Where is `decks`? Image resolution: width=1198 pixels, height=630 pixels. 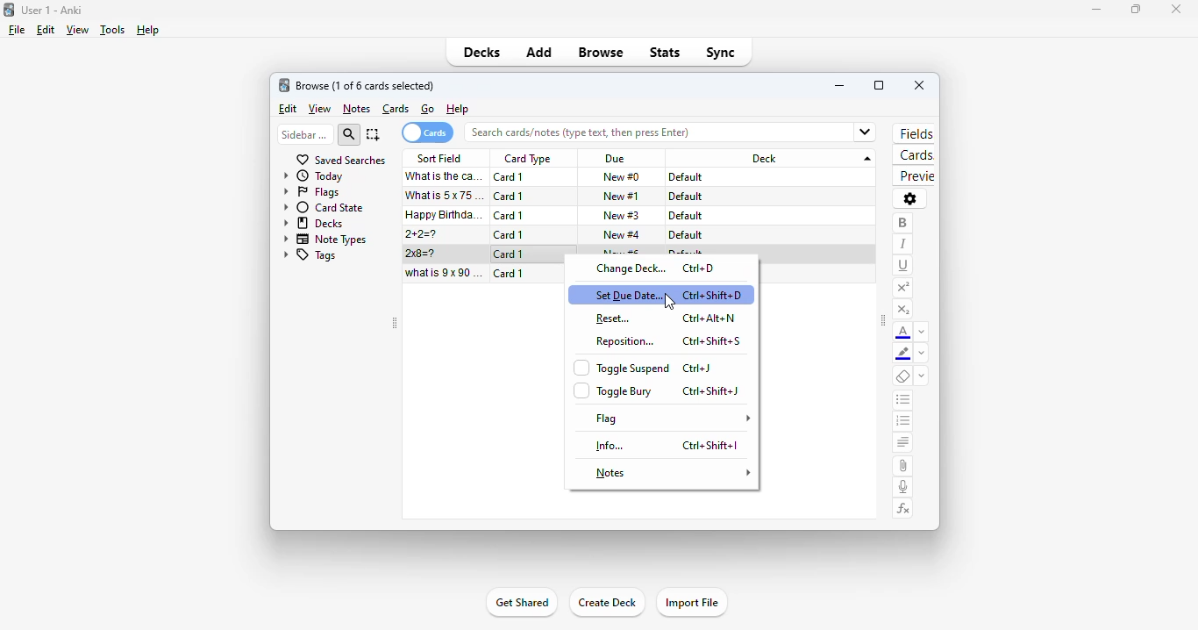
decks is located at coordinates (482, 52).